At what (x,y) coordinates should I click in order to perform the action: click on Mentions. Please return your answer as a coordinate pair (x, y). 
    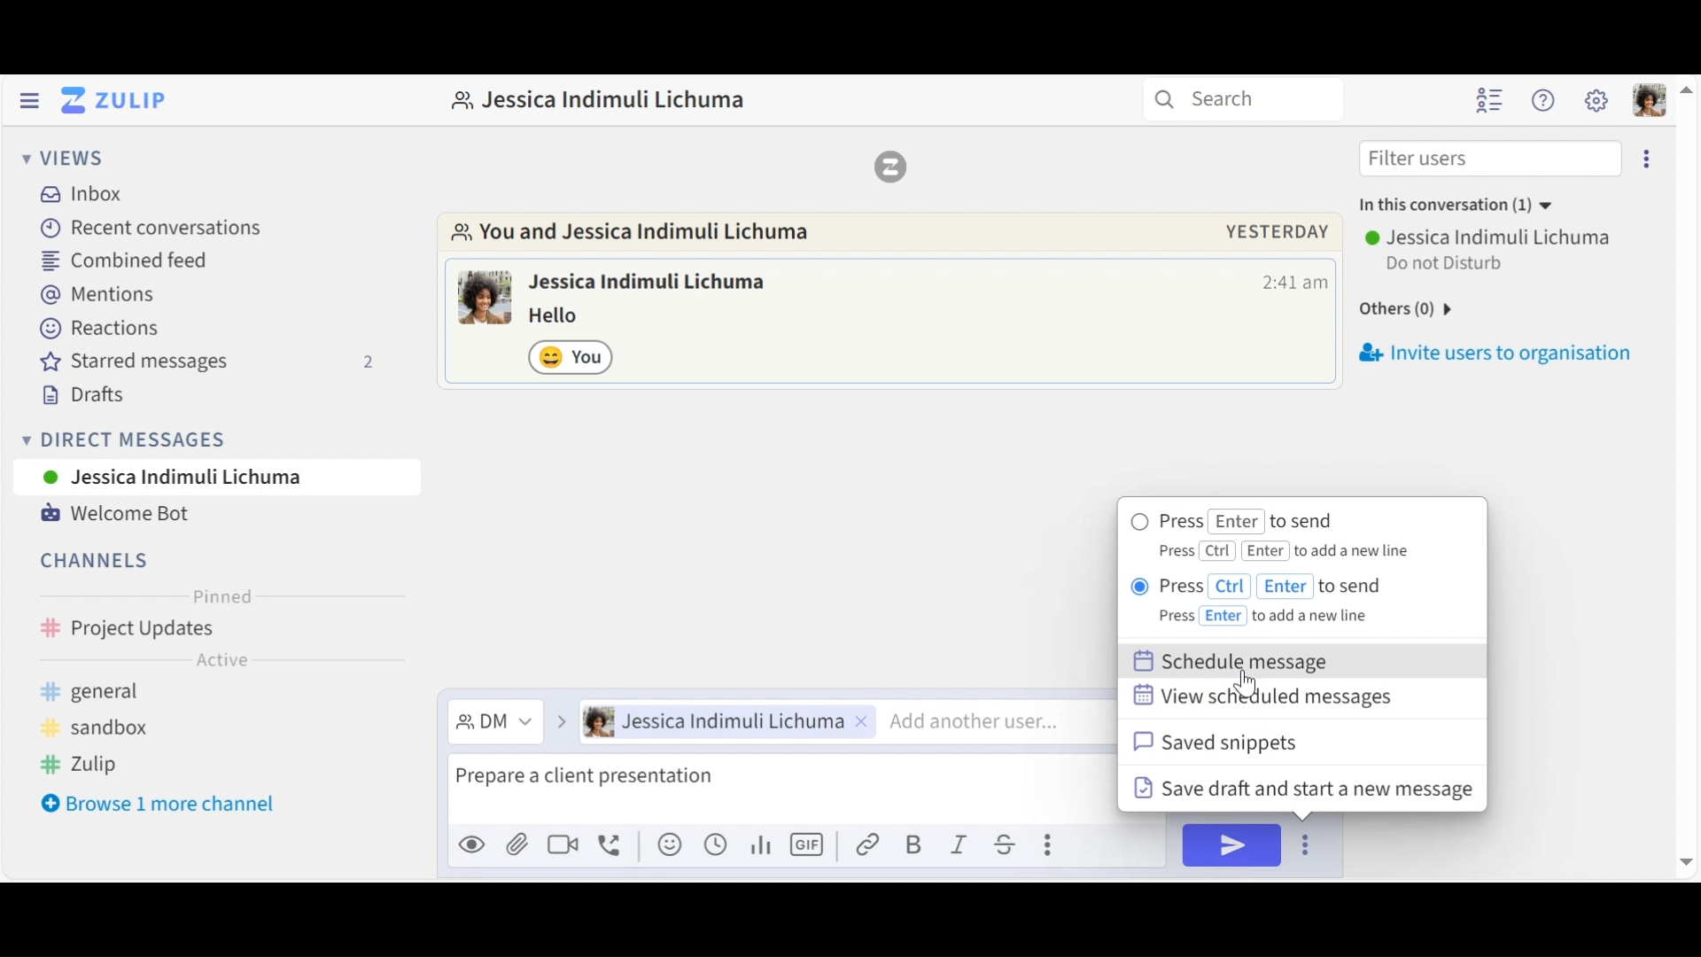
    Looking at the image, I should click on (100, 296).